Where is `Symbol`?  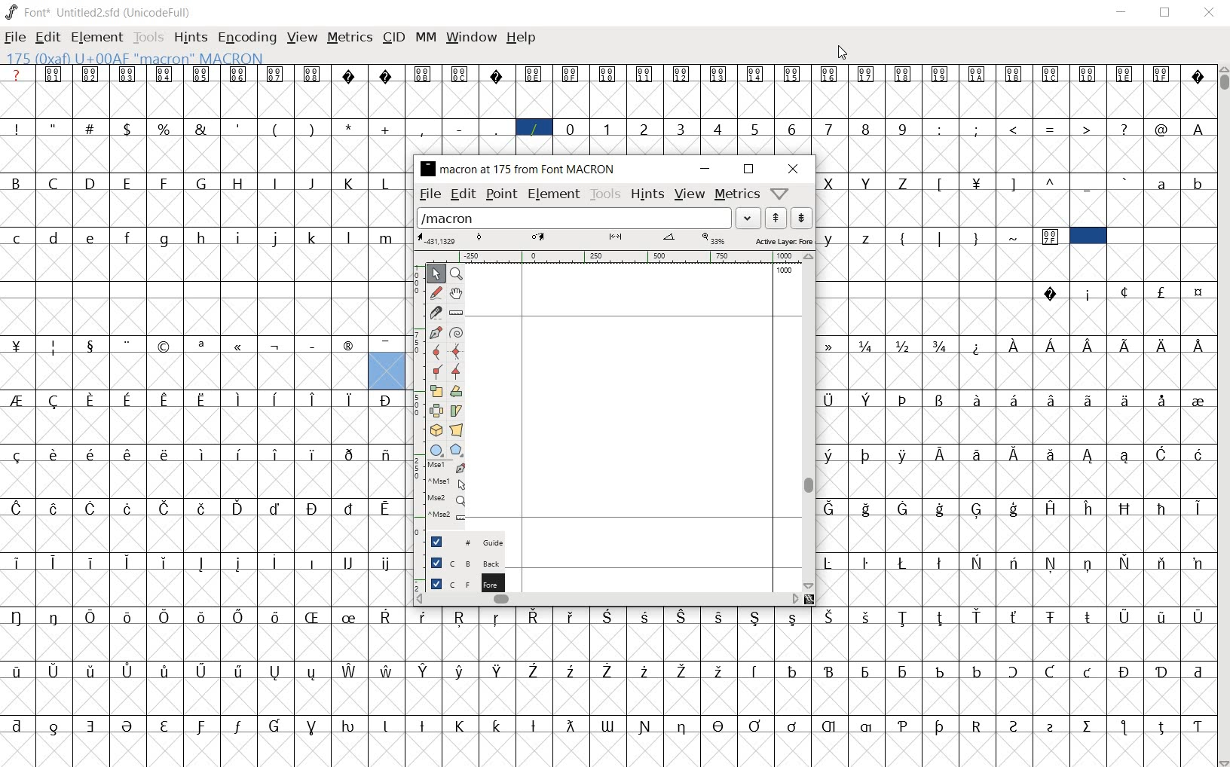 Symbol is located at coordinates (903, 73).